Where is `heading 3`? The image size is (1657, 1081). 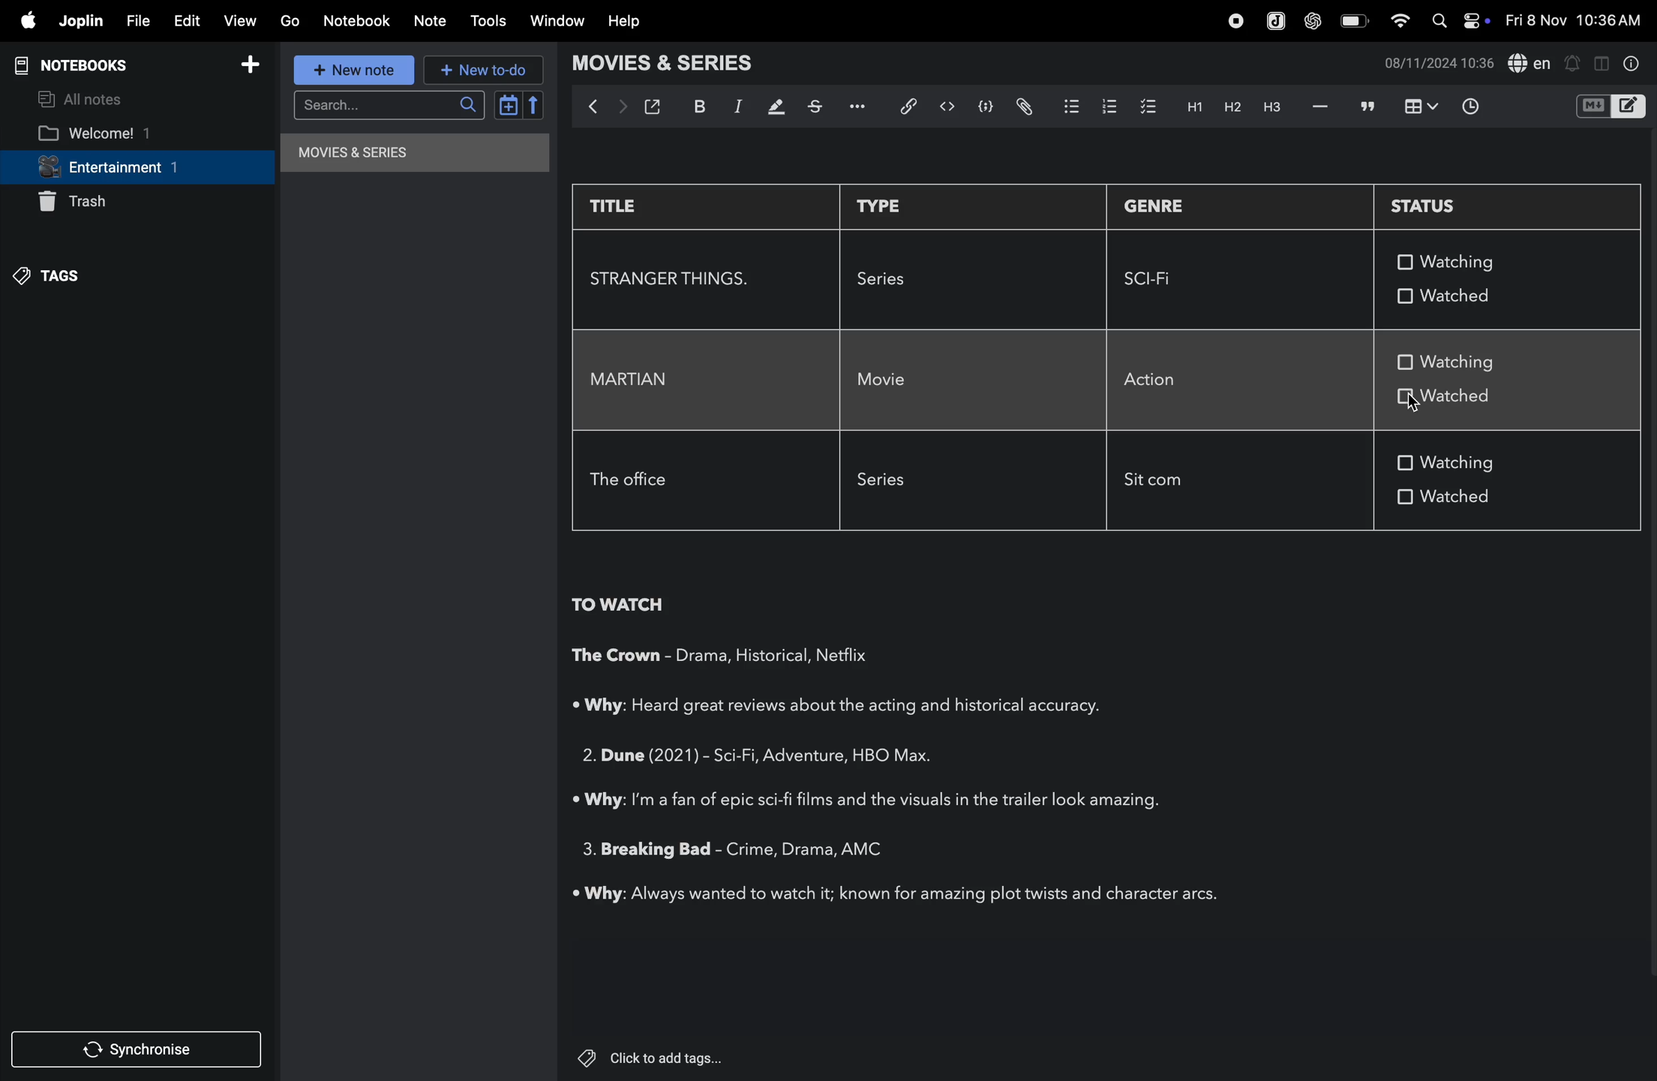
heading 3 is located at coordinates (1268, 111).